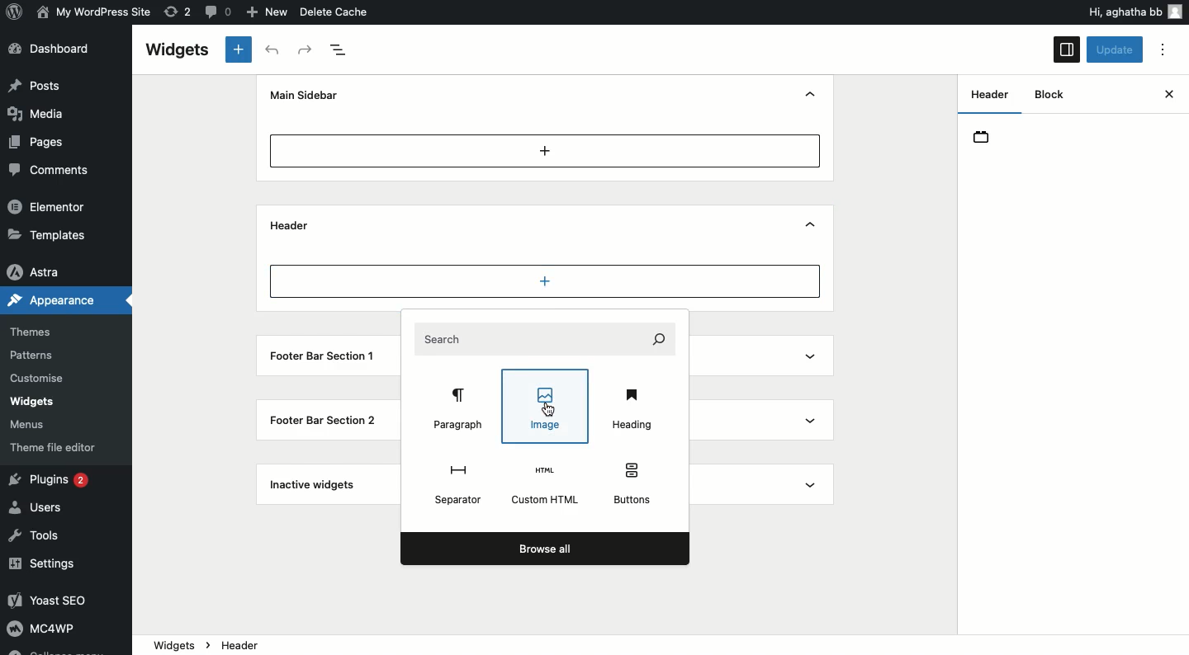 This screenshot has width=1189, height=655. I want to click on Show, so click(811, 227).